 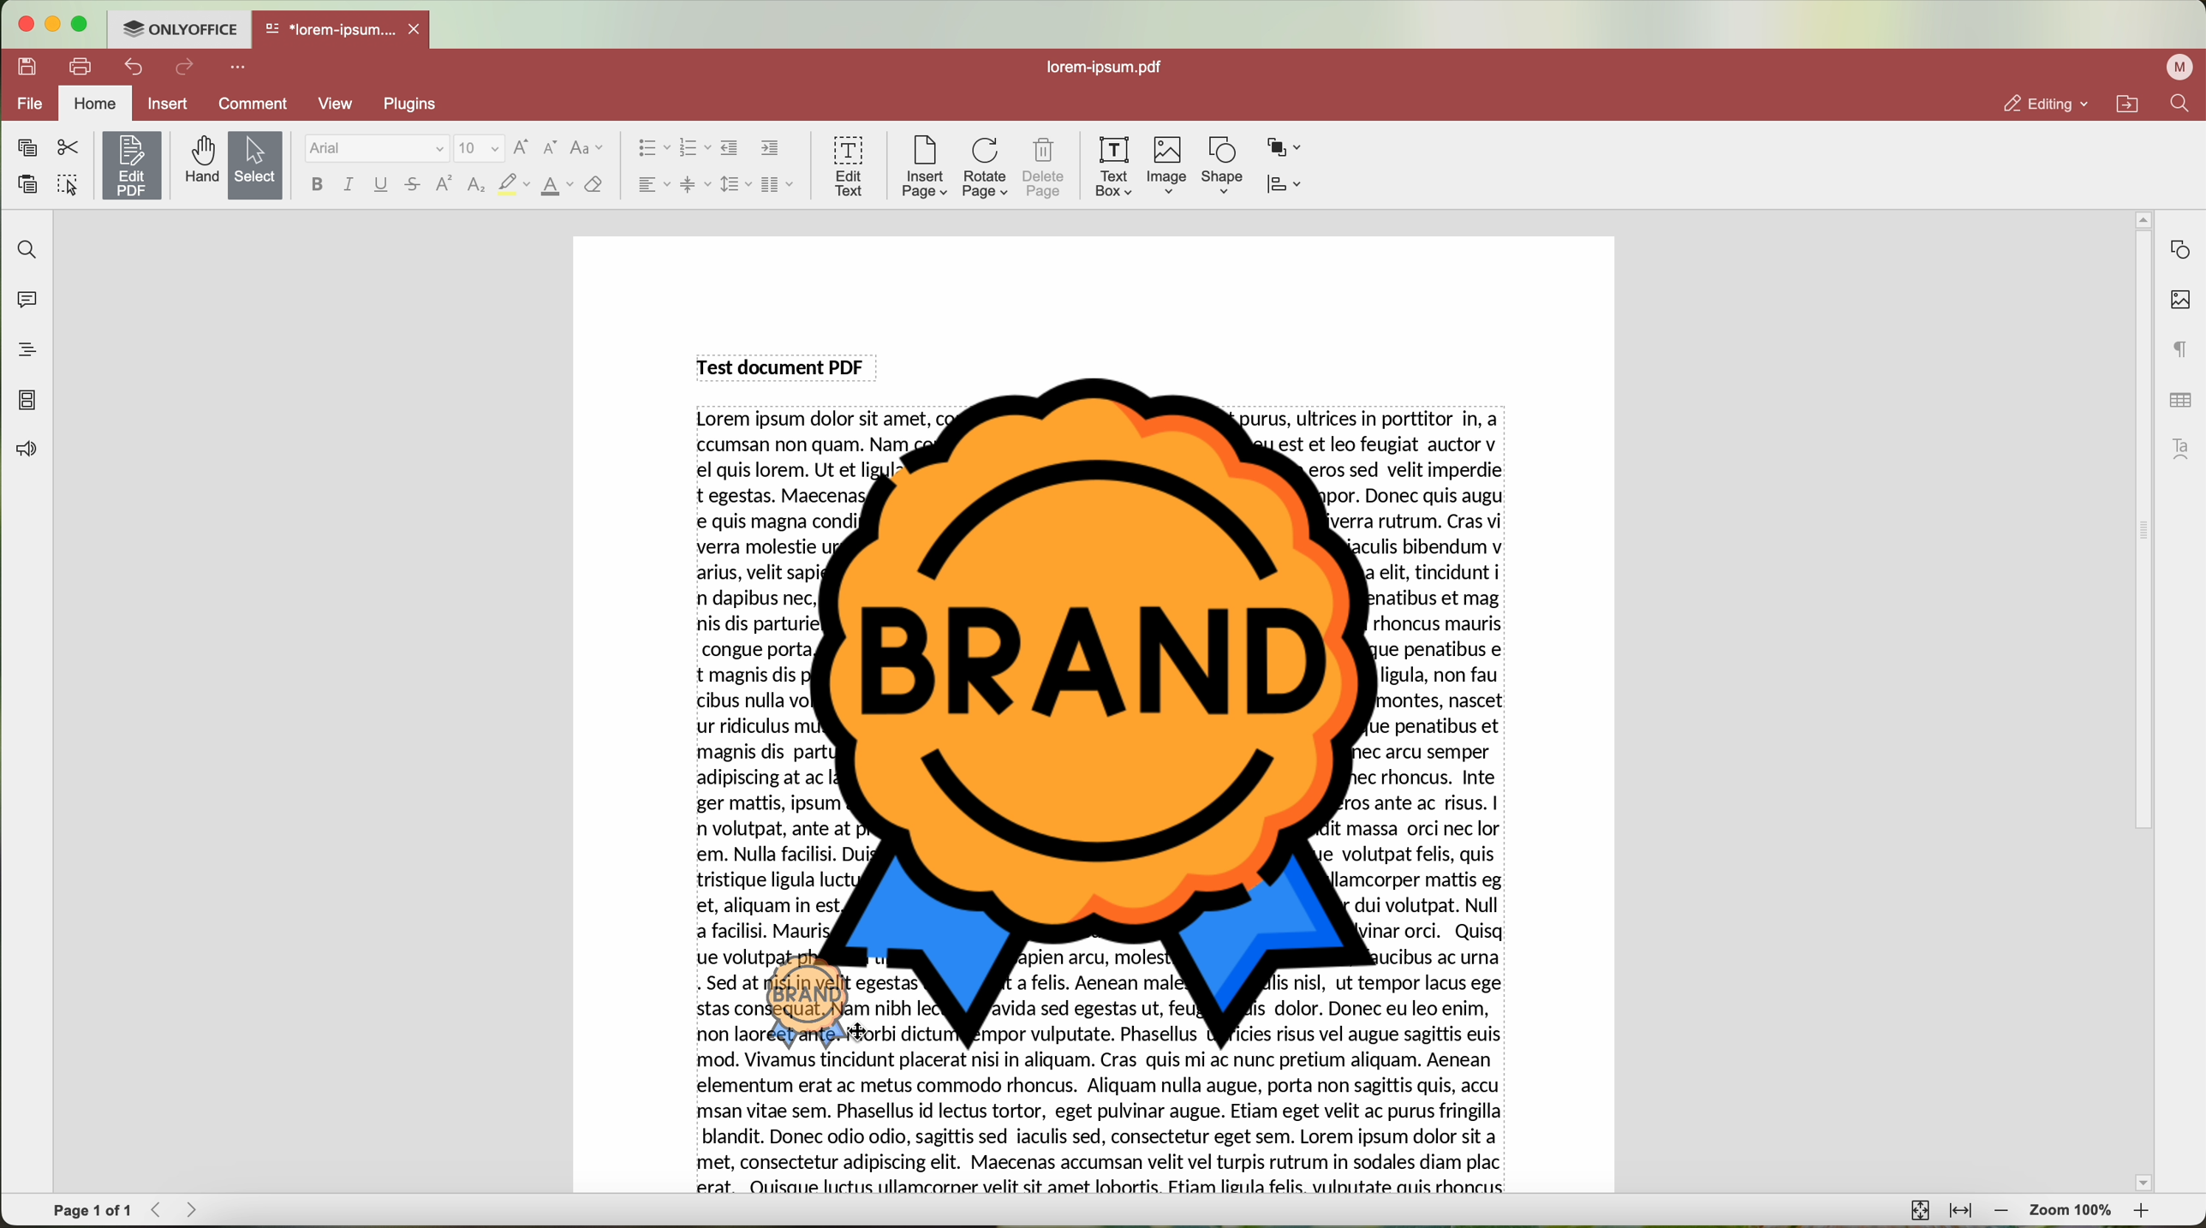 What do you see at coordinates (587, 148) in the screenshot?
I see `change case` at bounding box center [587, 148].